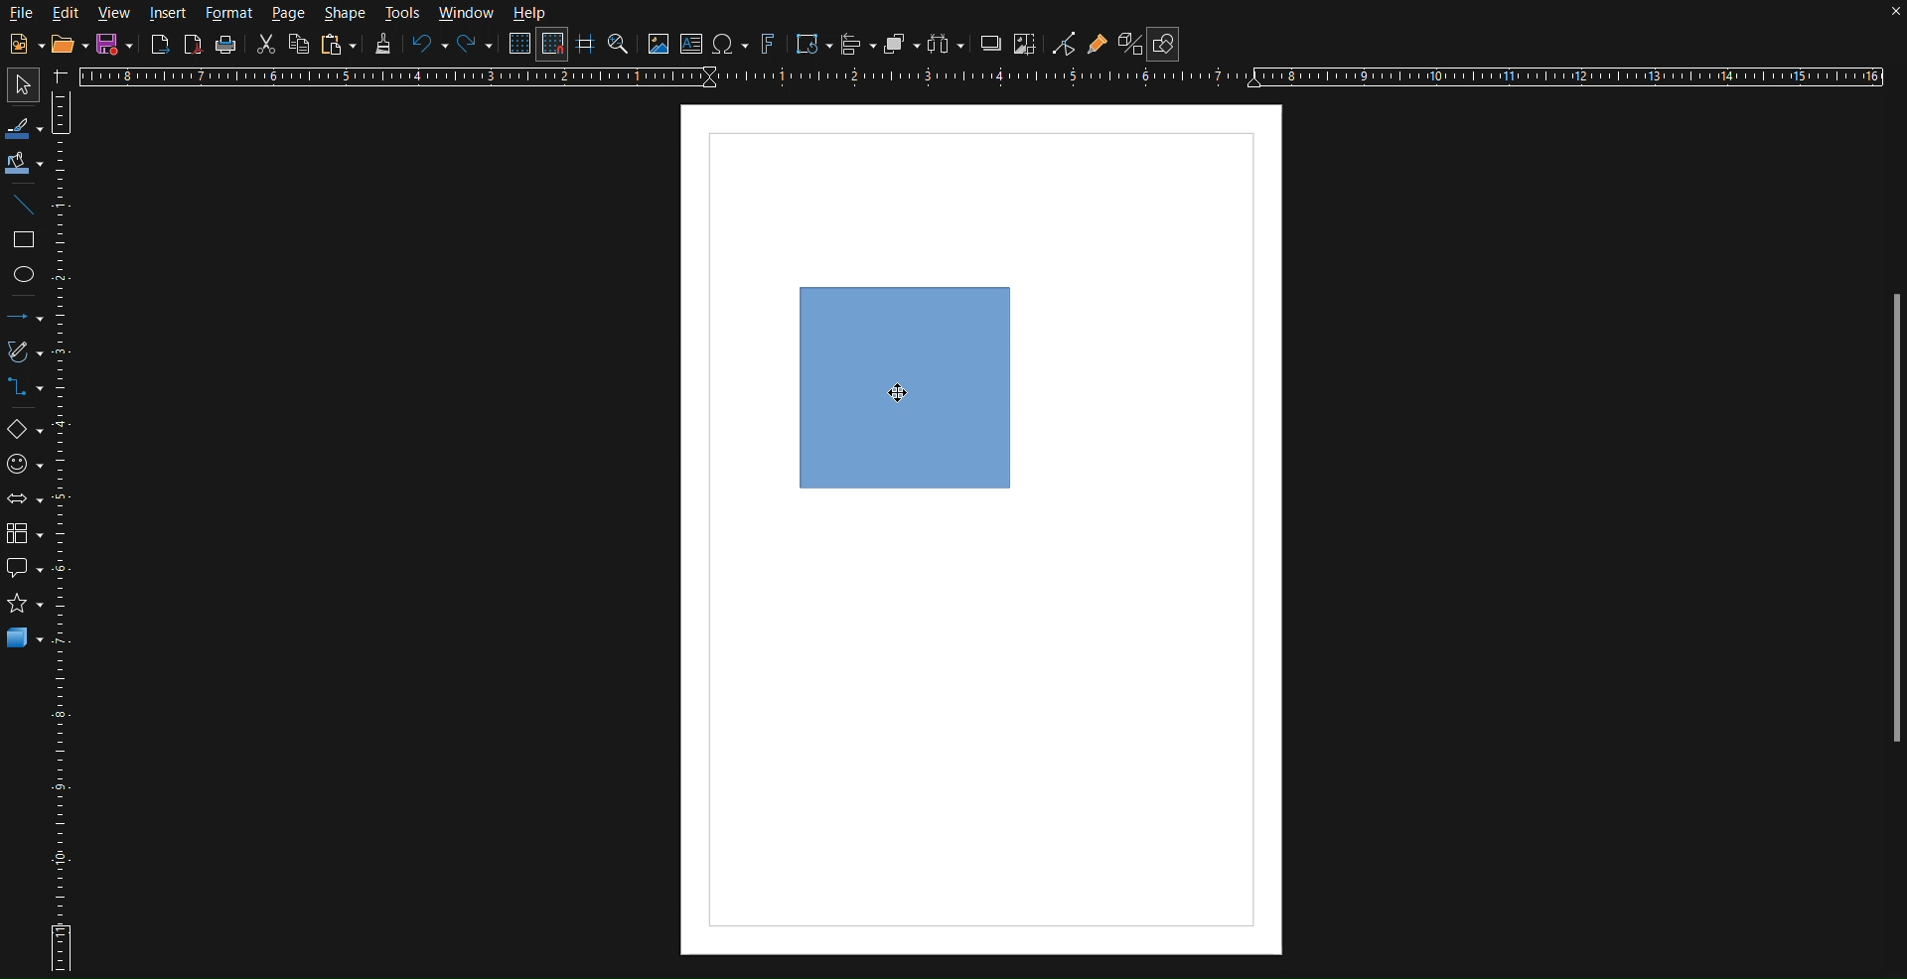 The height and width of the screenshot is (979, 1907). What do you see at coordinates (23, 355) in the screenshot?
I see `Vectors` at bounding box center [23, 355].